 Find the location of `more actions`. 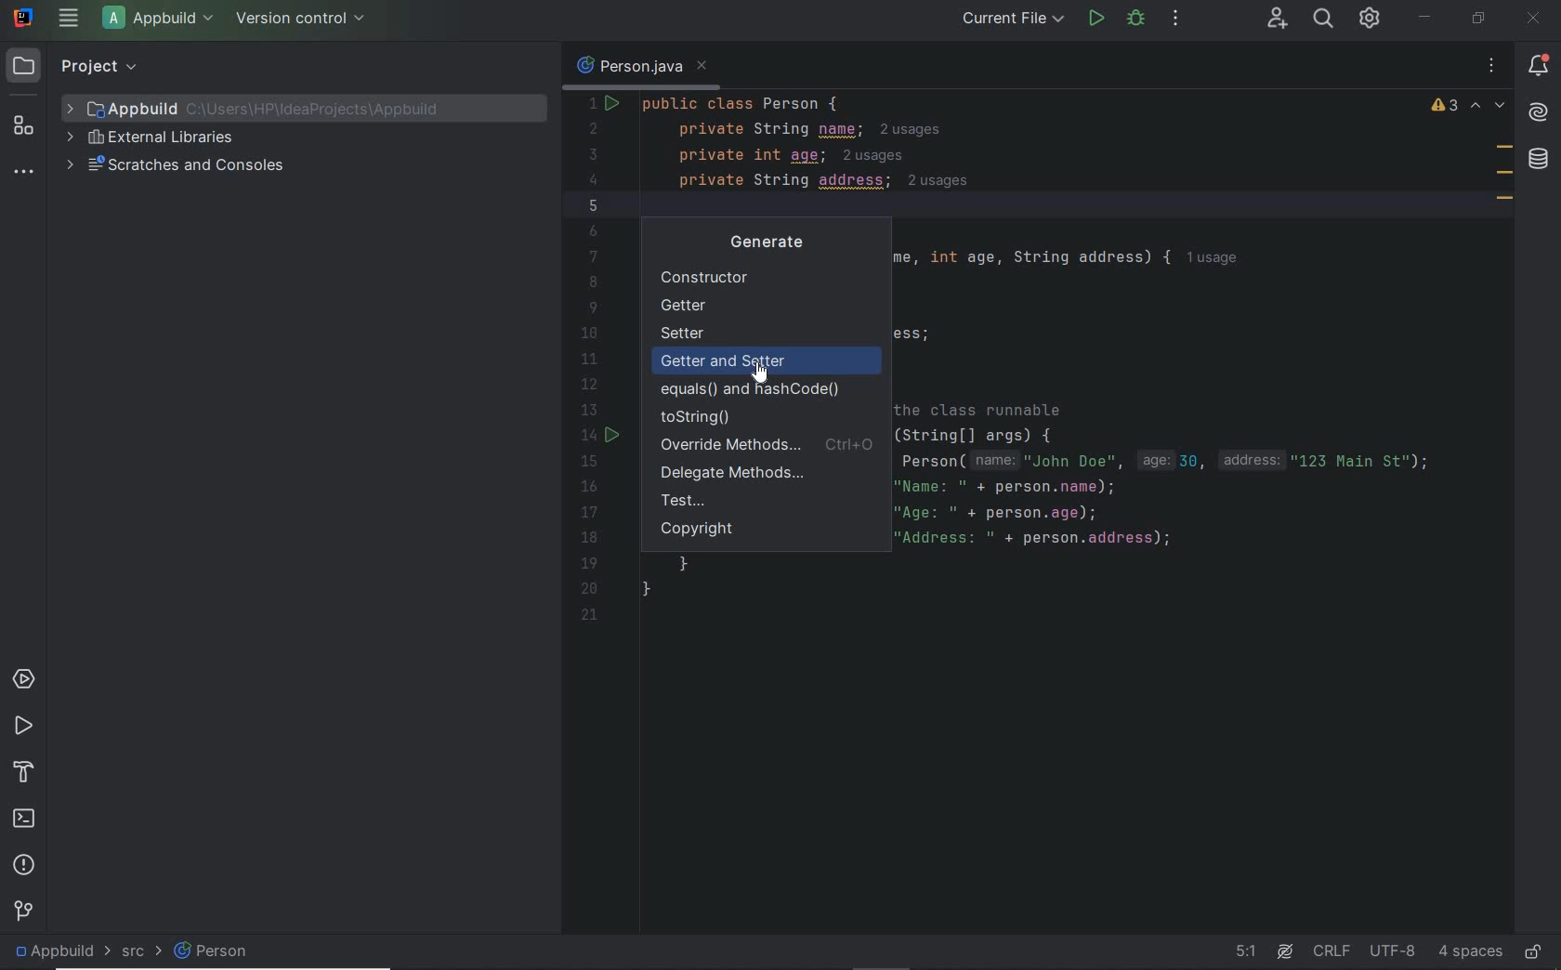

more actions is located at coordinates (1175, 20).